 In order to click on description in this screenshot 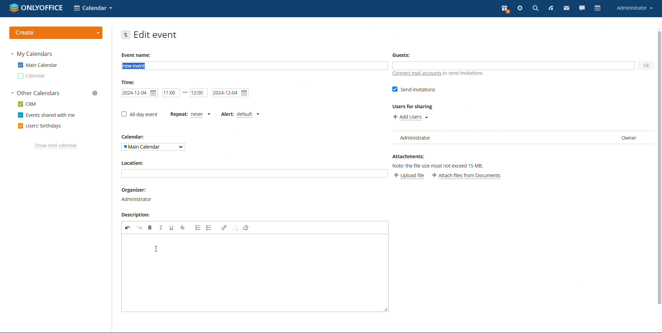, I will do `click(245, 267)`.